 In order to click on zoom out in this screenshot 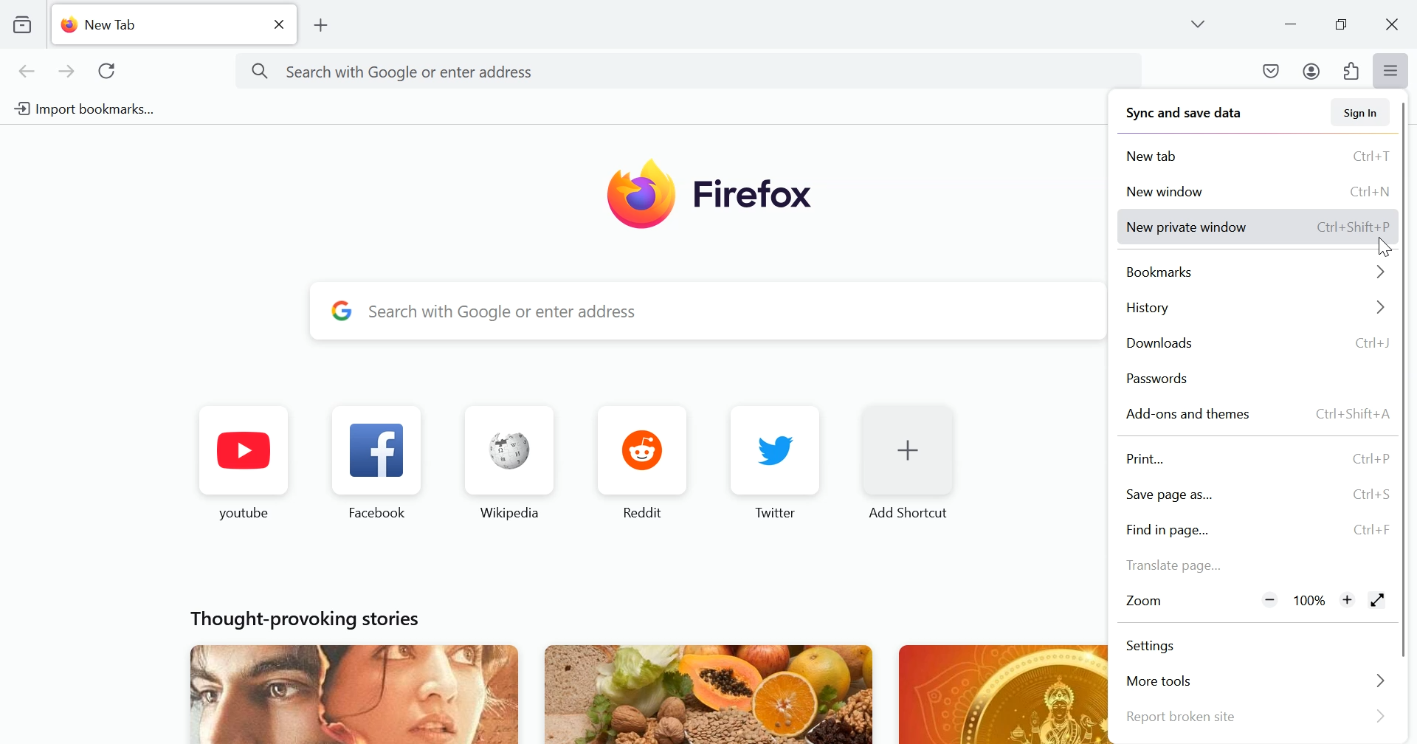, I will do `click(1271, 599)`.